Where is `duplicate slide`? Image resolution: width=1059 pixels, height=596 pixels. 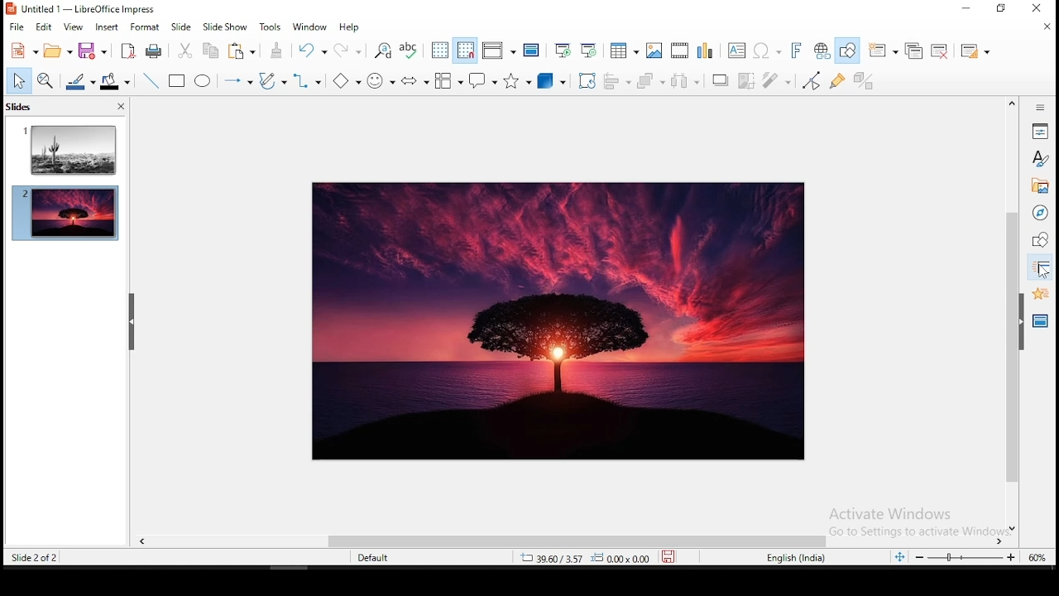 duplicate slide is located at coordinates (917, 48).